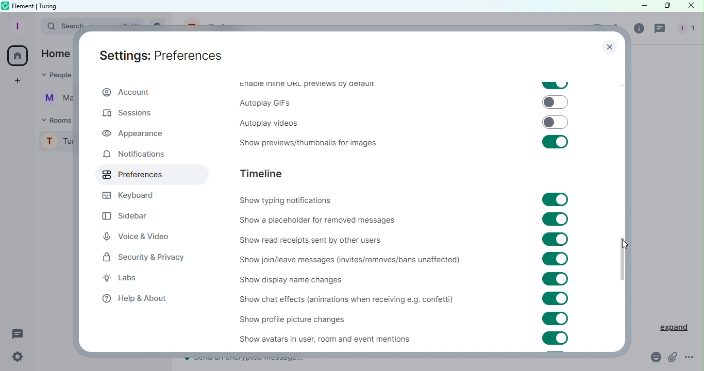  Describe the element at coordinates (54, 76) in the screenshot. I see `People` at that location.